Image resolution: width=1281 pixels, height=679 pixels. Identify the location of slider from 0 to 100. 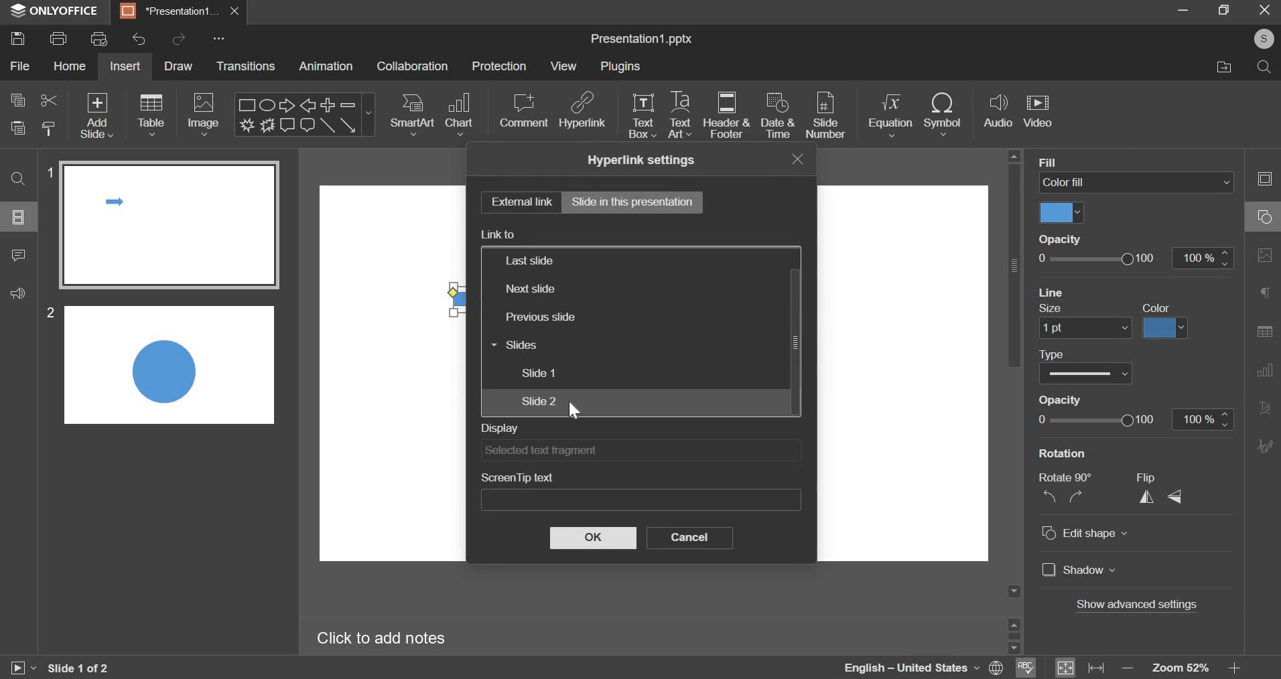
(1100, 420).